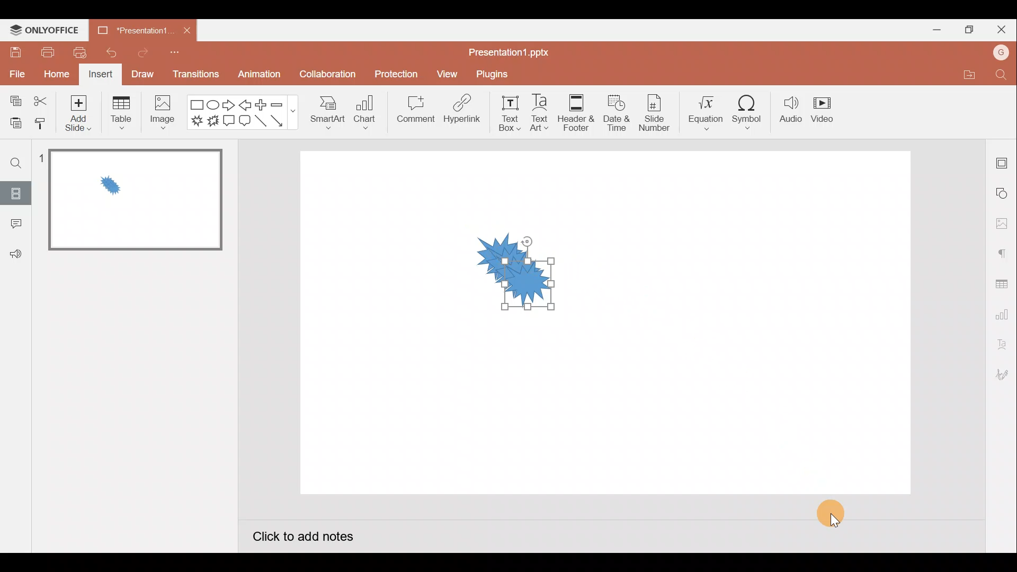  Describe the element at coordinates (245, 121) in the screenshot. I see `Rounded rectangular callout` at that location.